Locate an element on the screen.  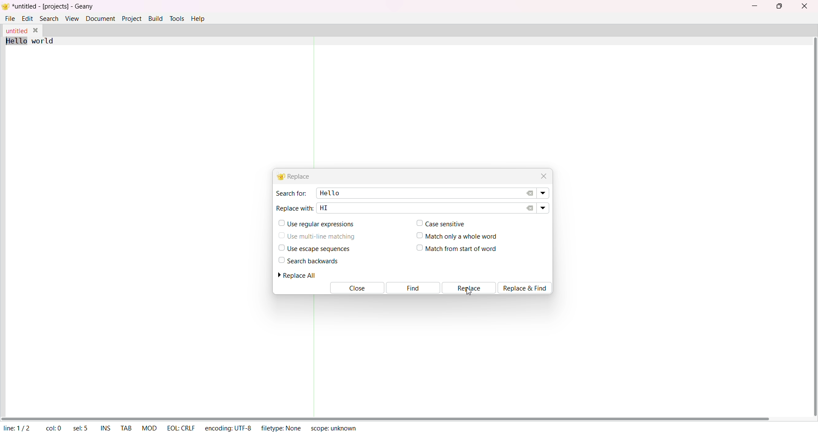
close dialog is located at coordinates (542, 175).